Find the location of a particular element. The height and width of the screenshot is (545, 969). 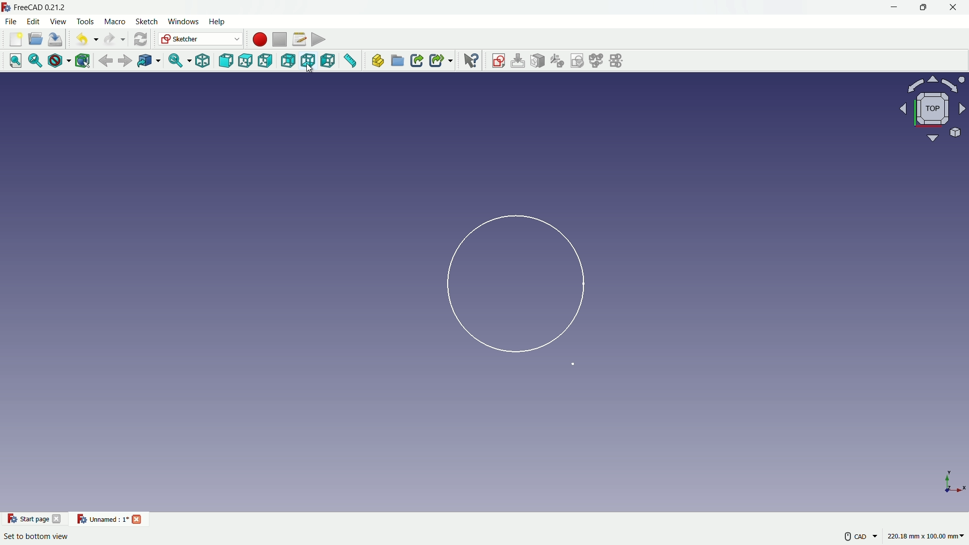

validate sketches is located at coordinates (578, 61).